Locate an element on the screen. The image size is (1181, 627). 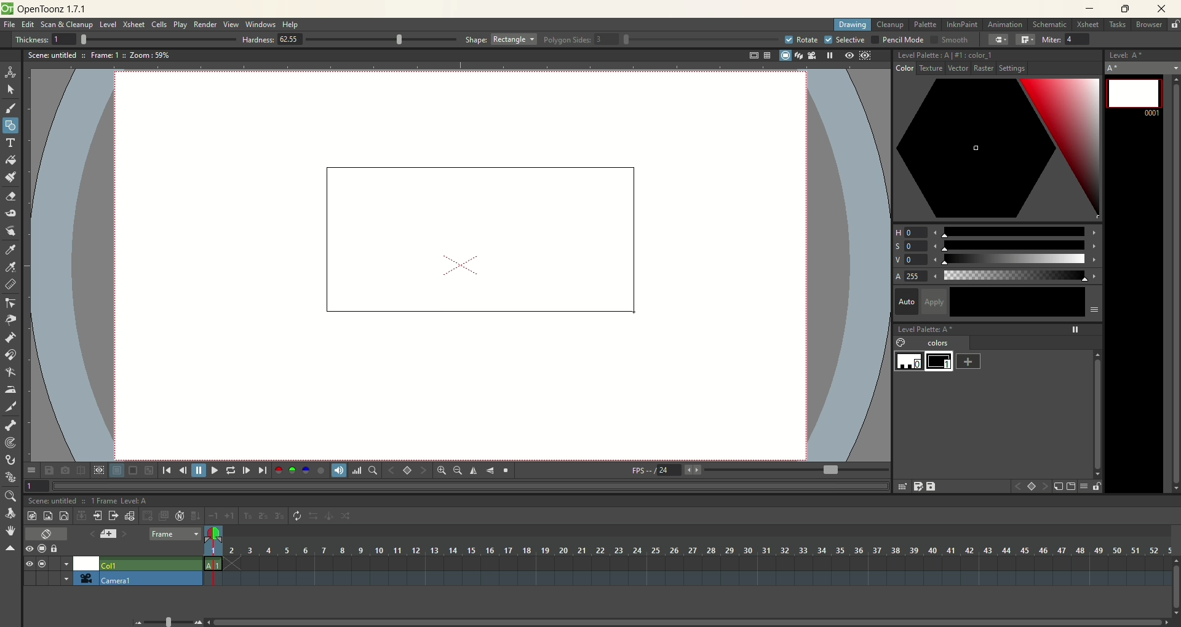
reframe on 1's is located at coordinates (248, 516).